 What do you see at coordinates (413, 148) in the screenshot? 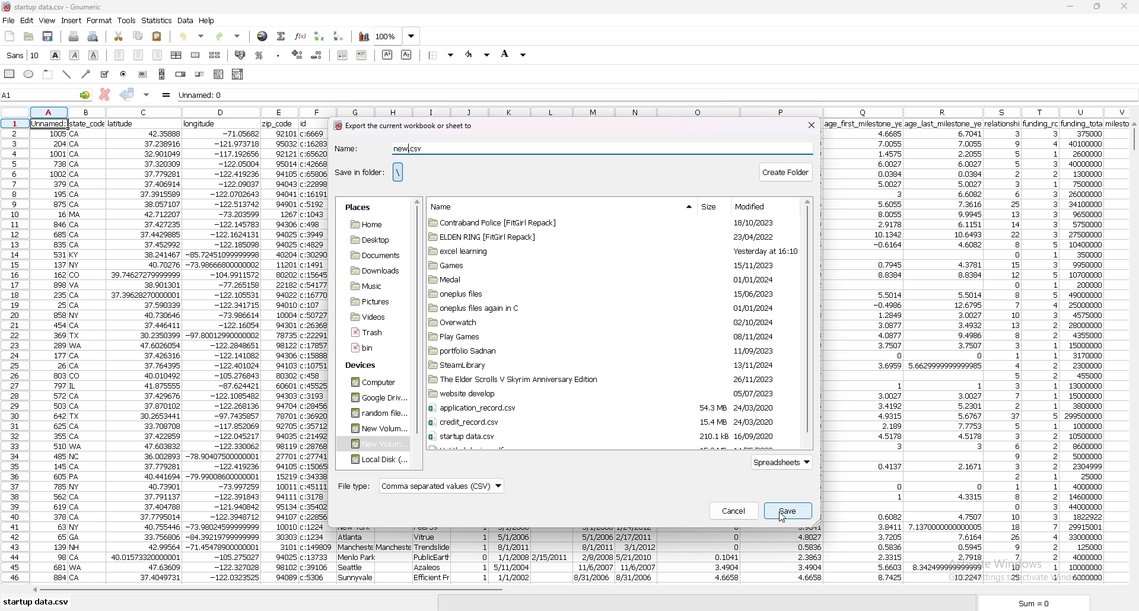
I see `file name` at bounding box center [413, 148].